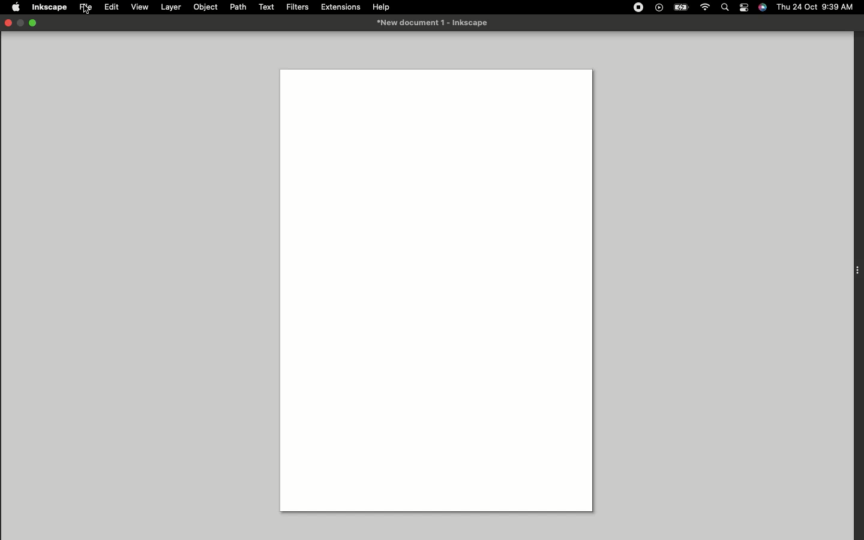 The height and width of the screenshot is (540, 864). Describe the element at coordinates (818, 8) in the screenshot. I see `Thu 24 oct 9:39 AM` at that location.